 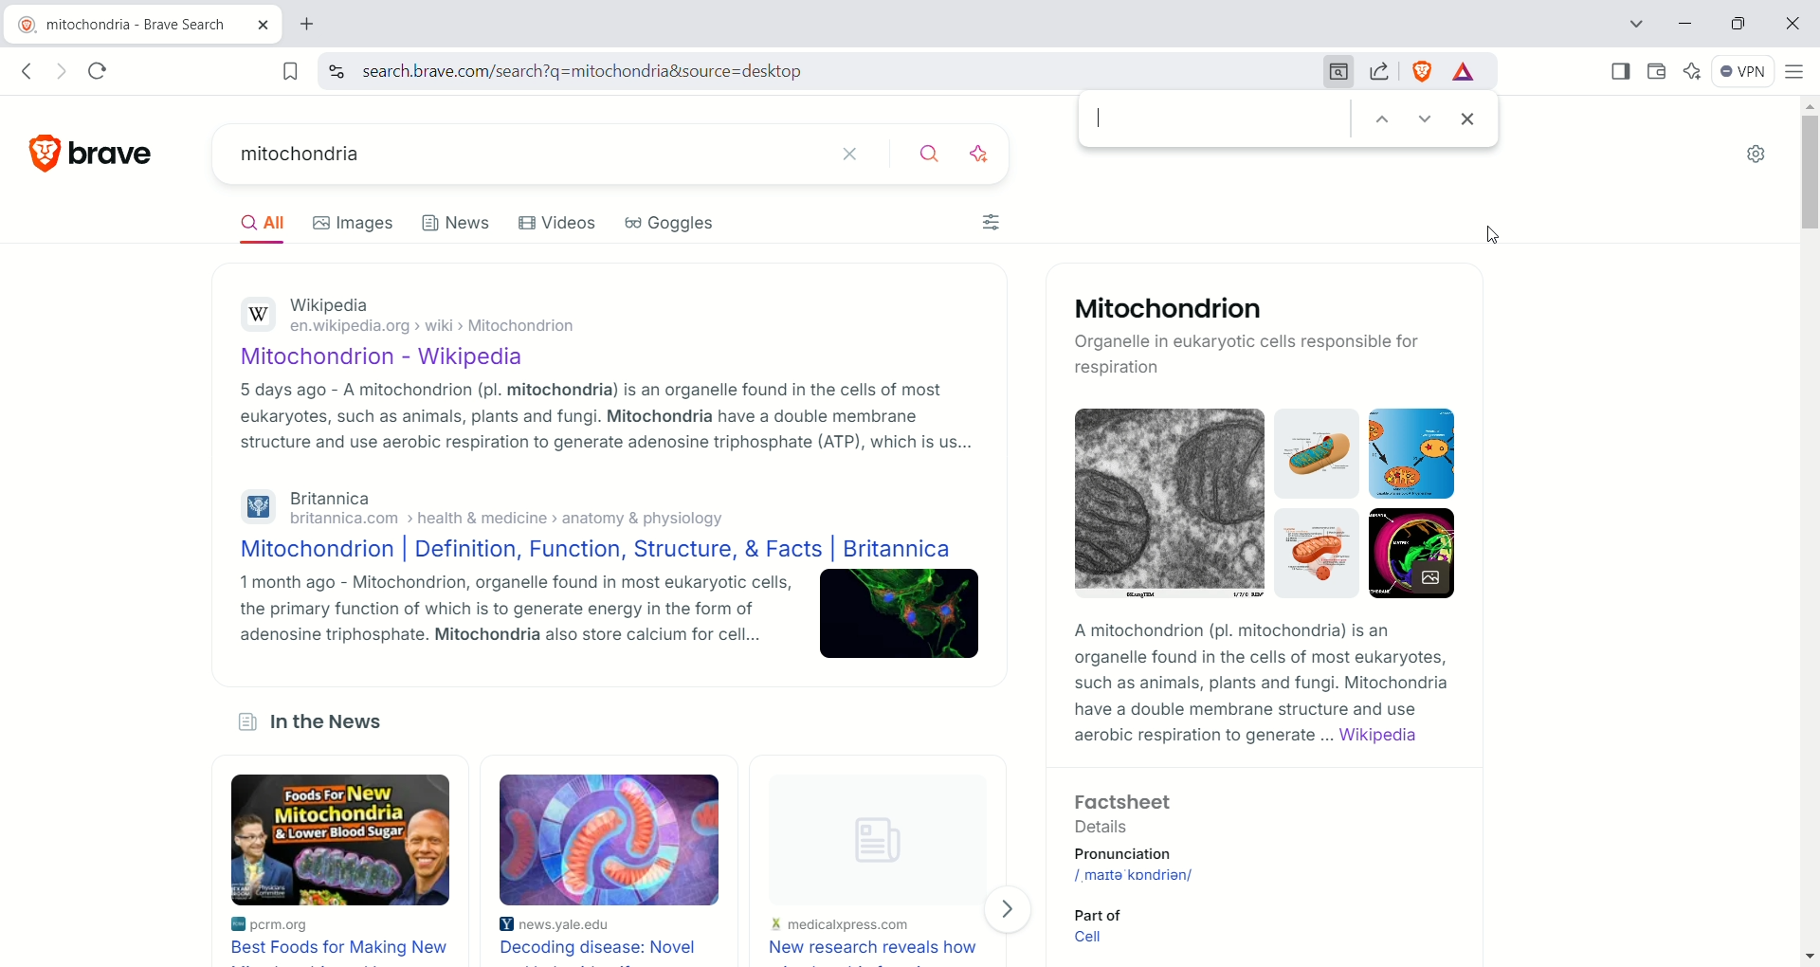 What do you see at coordinates (1320, 553) in the screenshot?
I see `Image` at bounding box center [1320, 553].